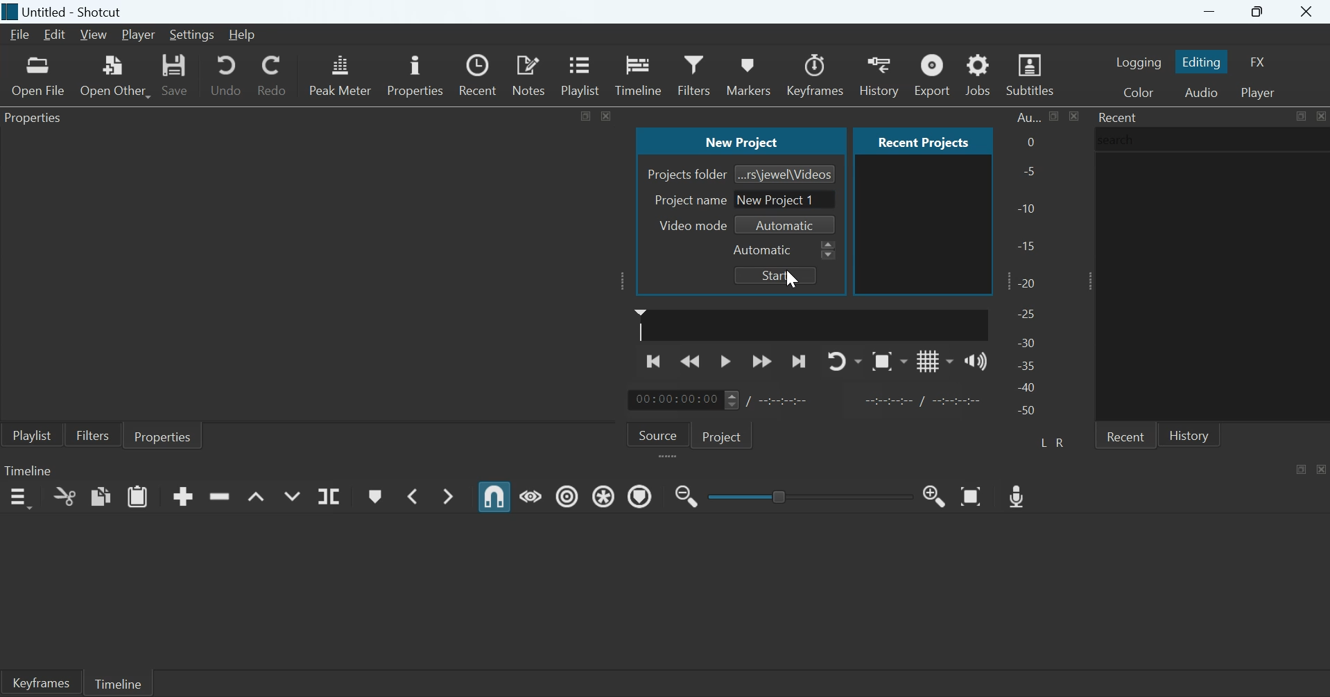 The width and height of the screenshot is (1330, 697). What do you see at coordinates (658, 434) in the screenshot?
I see `Source` at bounding box center [658, 434].